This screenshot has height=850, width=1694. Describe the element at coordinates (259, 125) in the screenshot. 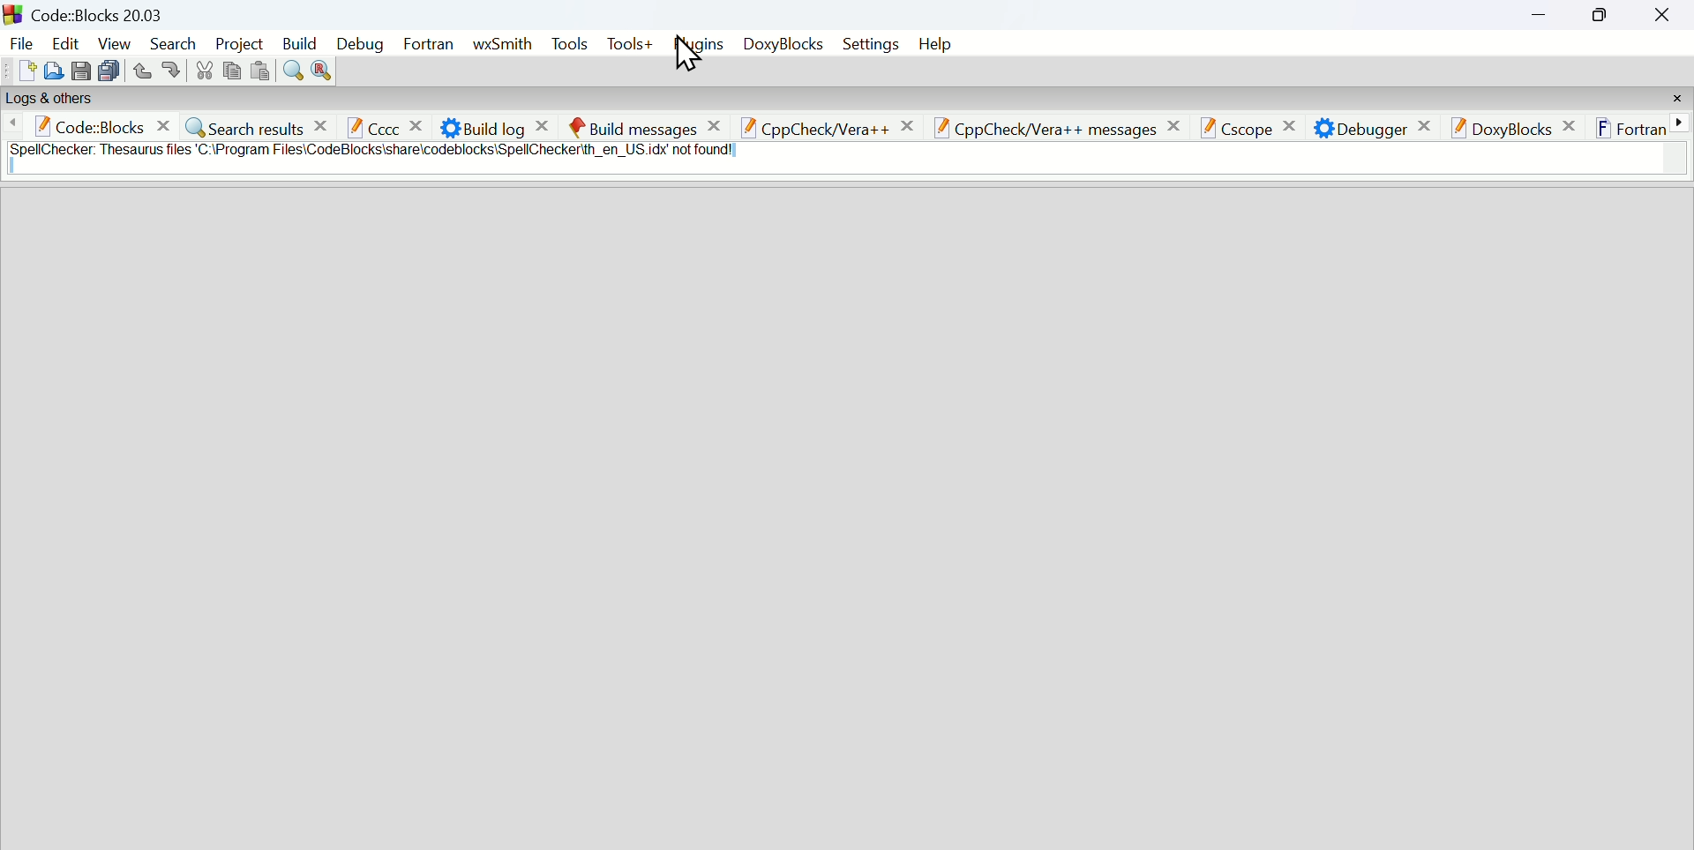

I see `Search results` at that location.